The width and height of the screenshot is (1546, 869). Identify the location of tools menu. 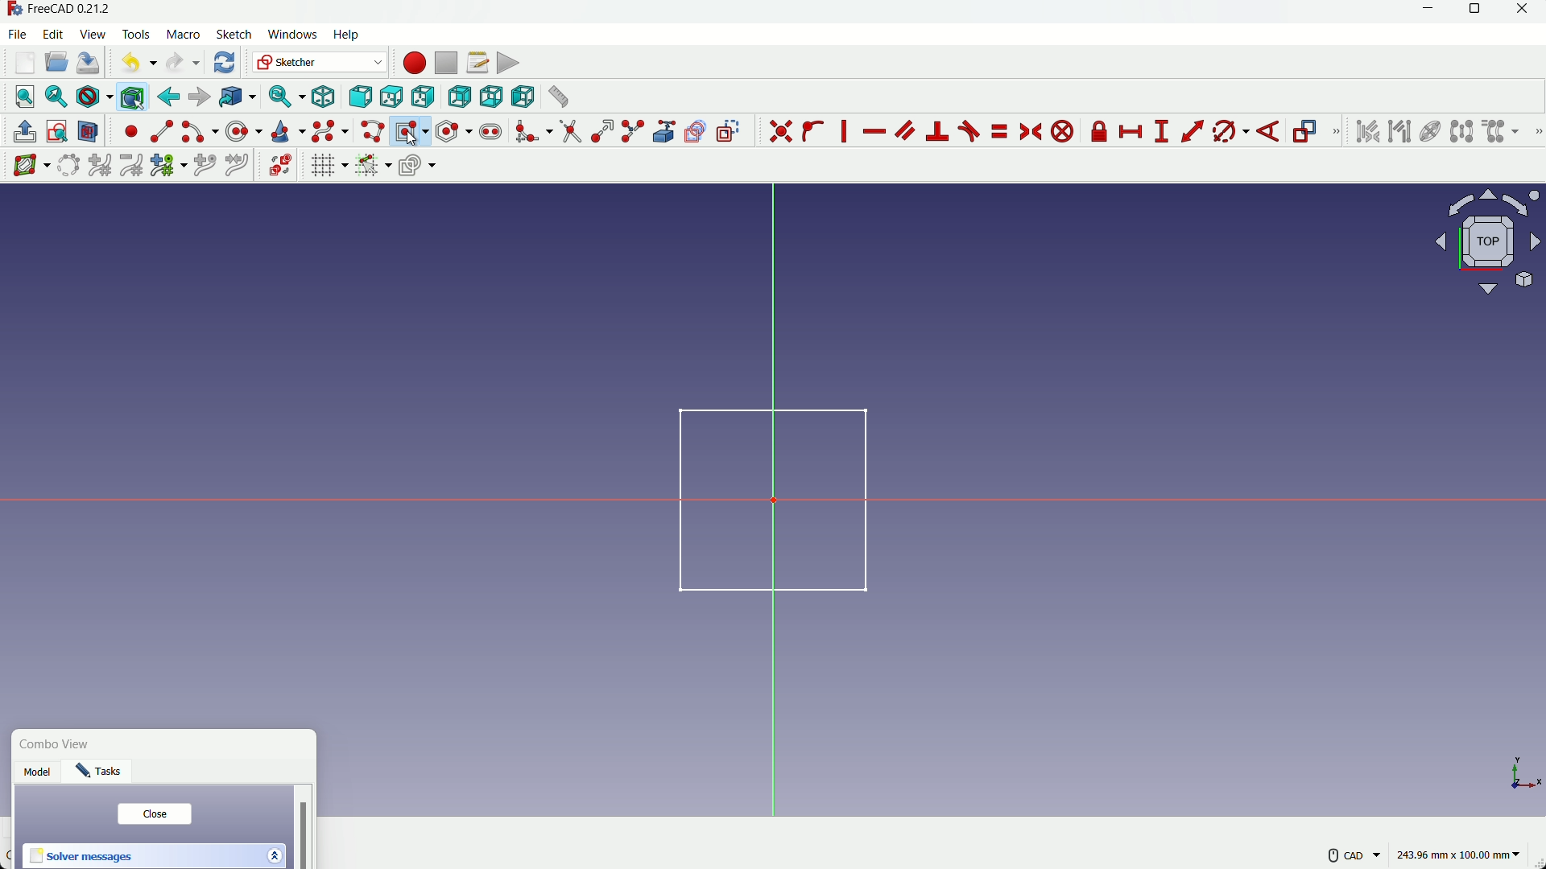
(137, 35).